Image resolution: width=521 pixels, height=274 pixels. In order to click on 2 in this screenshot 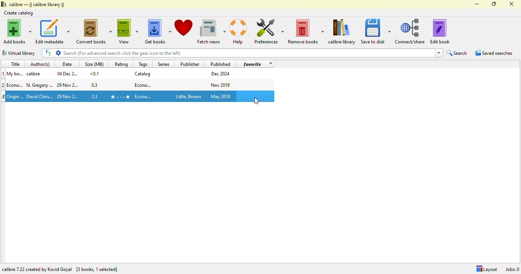, I will do `click(3, 85)`.